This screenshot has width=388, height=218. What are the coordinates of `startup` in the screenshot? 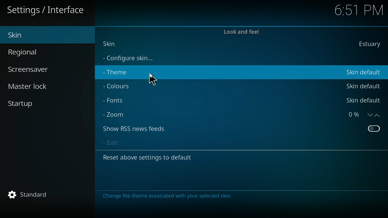 It's located at (39, 102).